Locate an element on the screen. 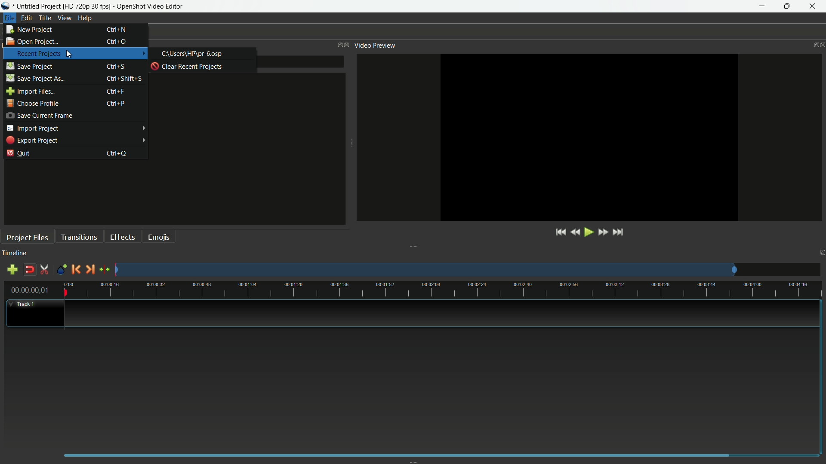  track preview is located at coordinates (425, 270).